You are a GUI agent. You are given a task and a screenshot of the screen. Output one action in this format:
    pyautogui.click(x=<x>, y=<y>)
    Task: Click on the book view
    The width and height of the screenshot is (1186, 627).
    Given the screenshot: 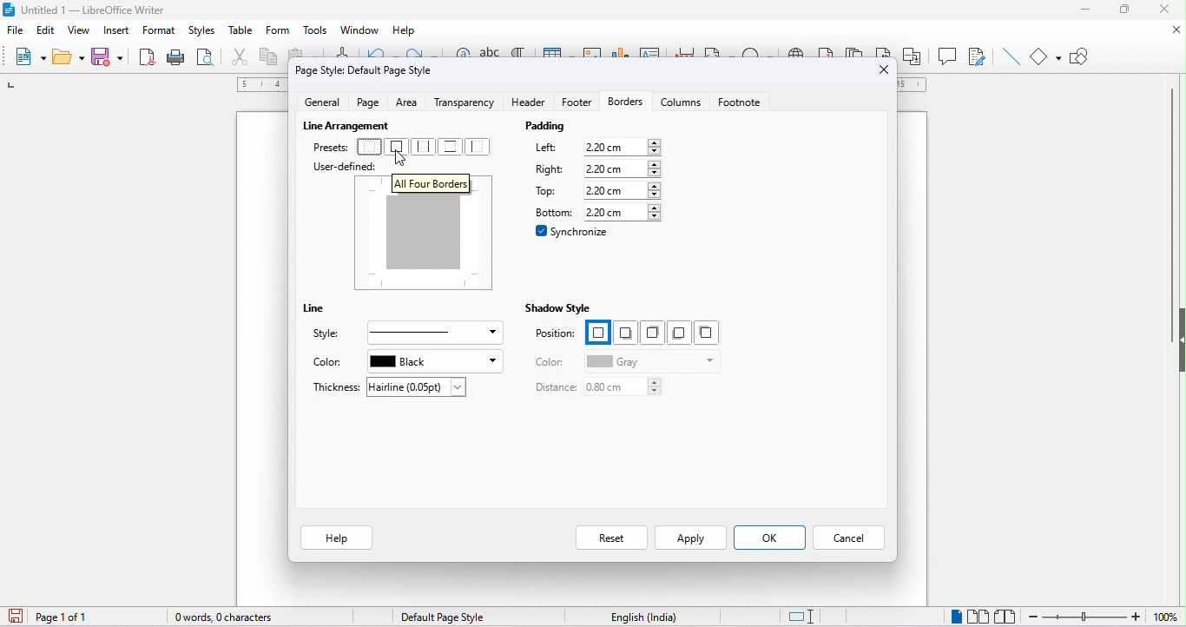 What is the action you would take?
    pyautogui.click(x=1009, y=615)
    